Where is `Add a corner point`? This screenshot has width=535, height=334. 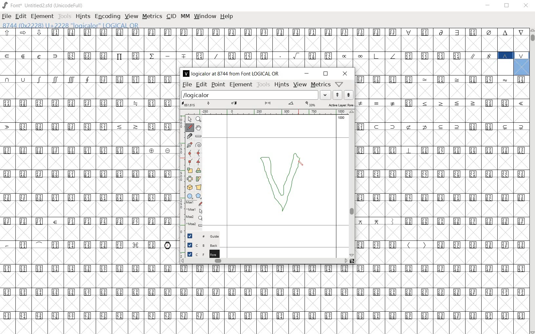 Add a corner point is located at coordinates (198, 161).